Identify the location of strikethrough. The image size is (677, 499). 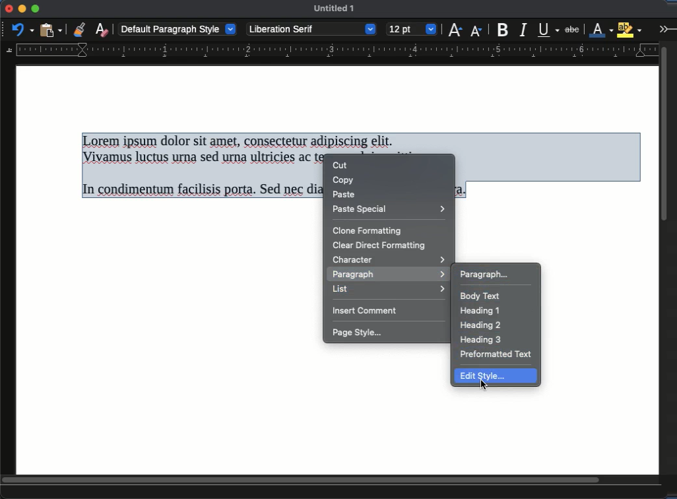
(572, 30).